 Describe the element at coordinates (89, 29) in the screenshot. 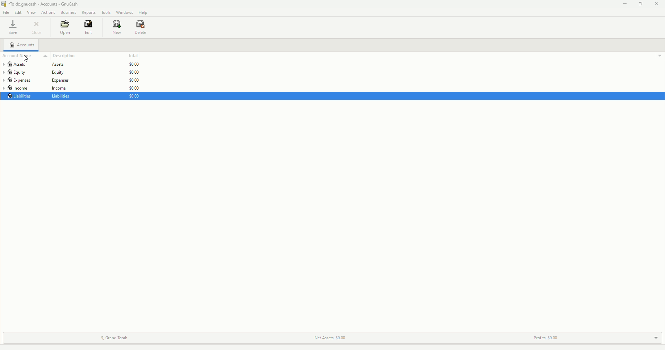

I see `Edit` at that location.